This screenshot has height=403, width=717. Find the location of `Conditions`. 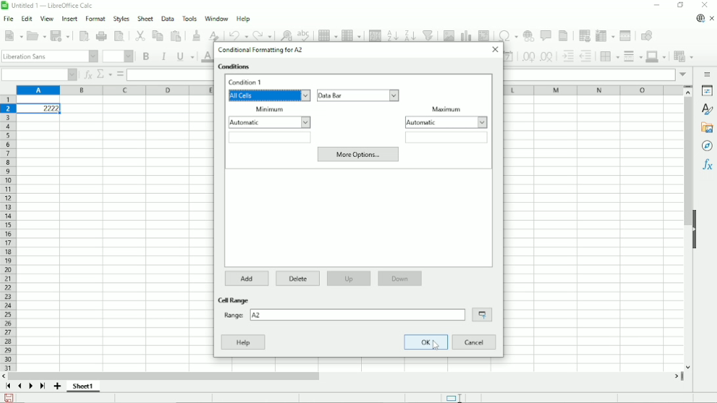

Conditions is located at coordinates (236, 67).